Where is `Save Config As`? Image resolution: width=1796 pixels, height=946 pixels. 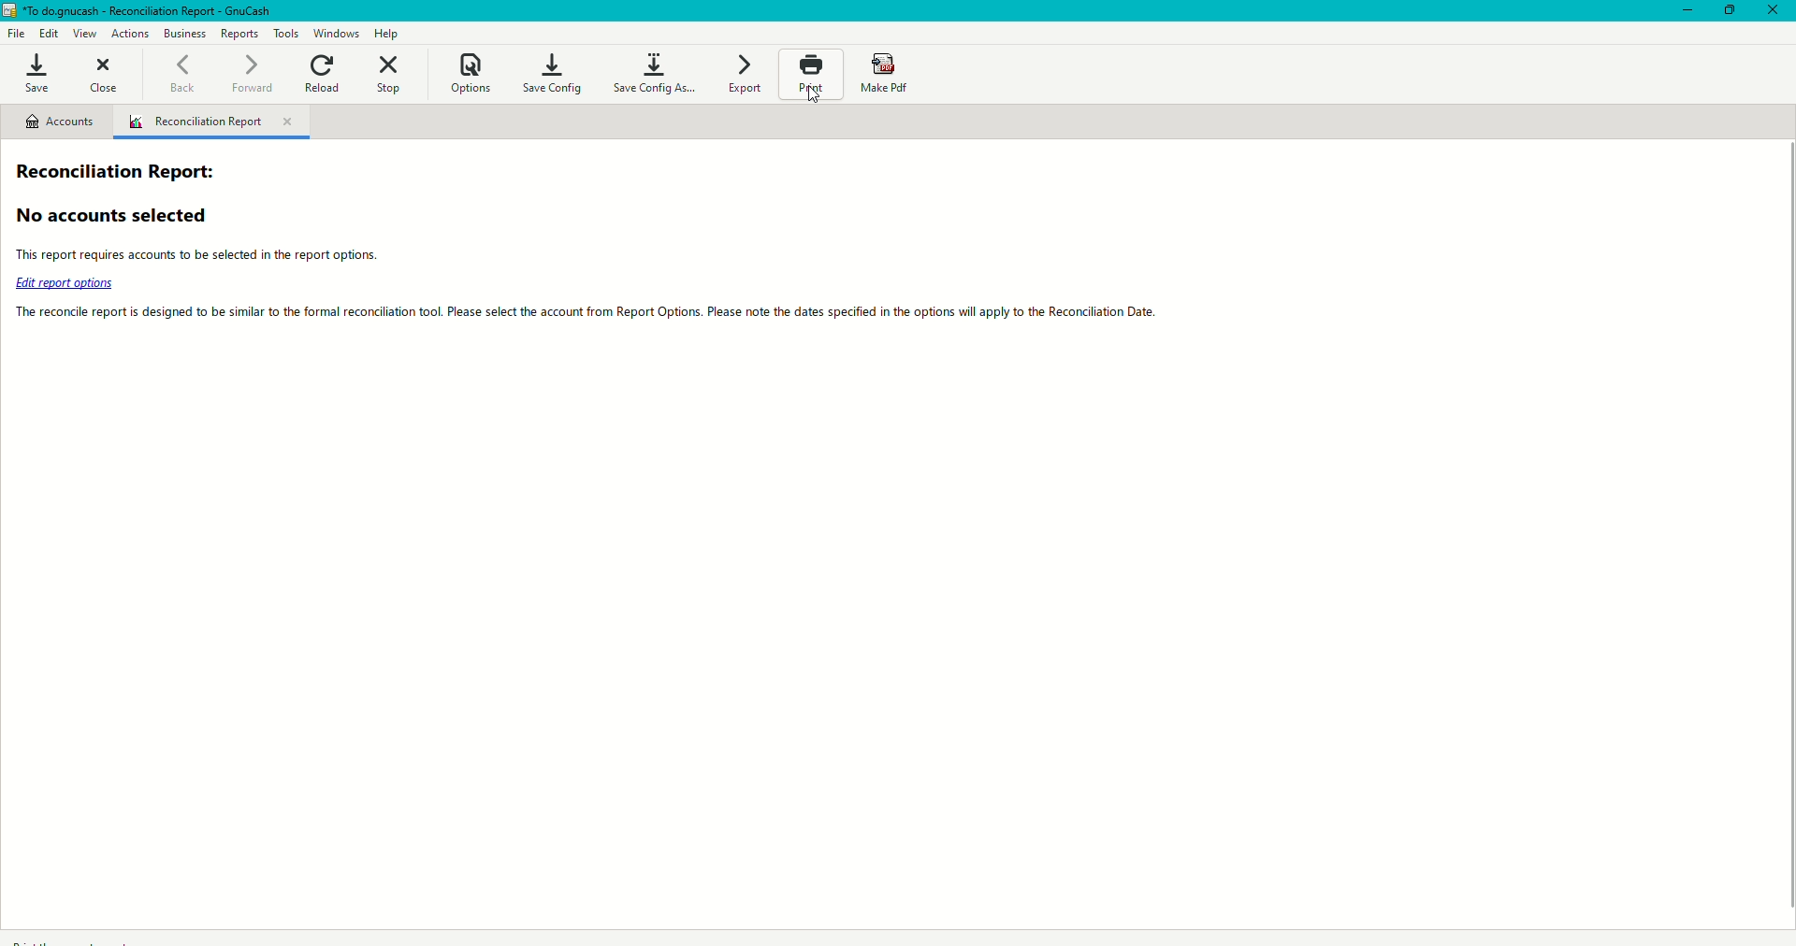 Save Config As is located at coordinates (650, 71).